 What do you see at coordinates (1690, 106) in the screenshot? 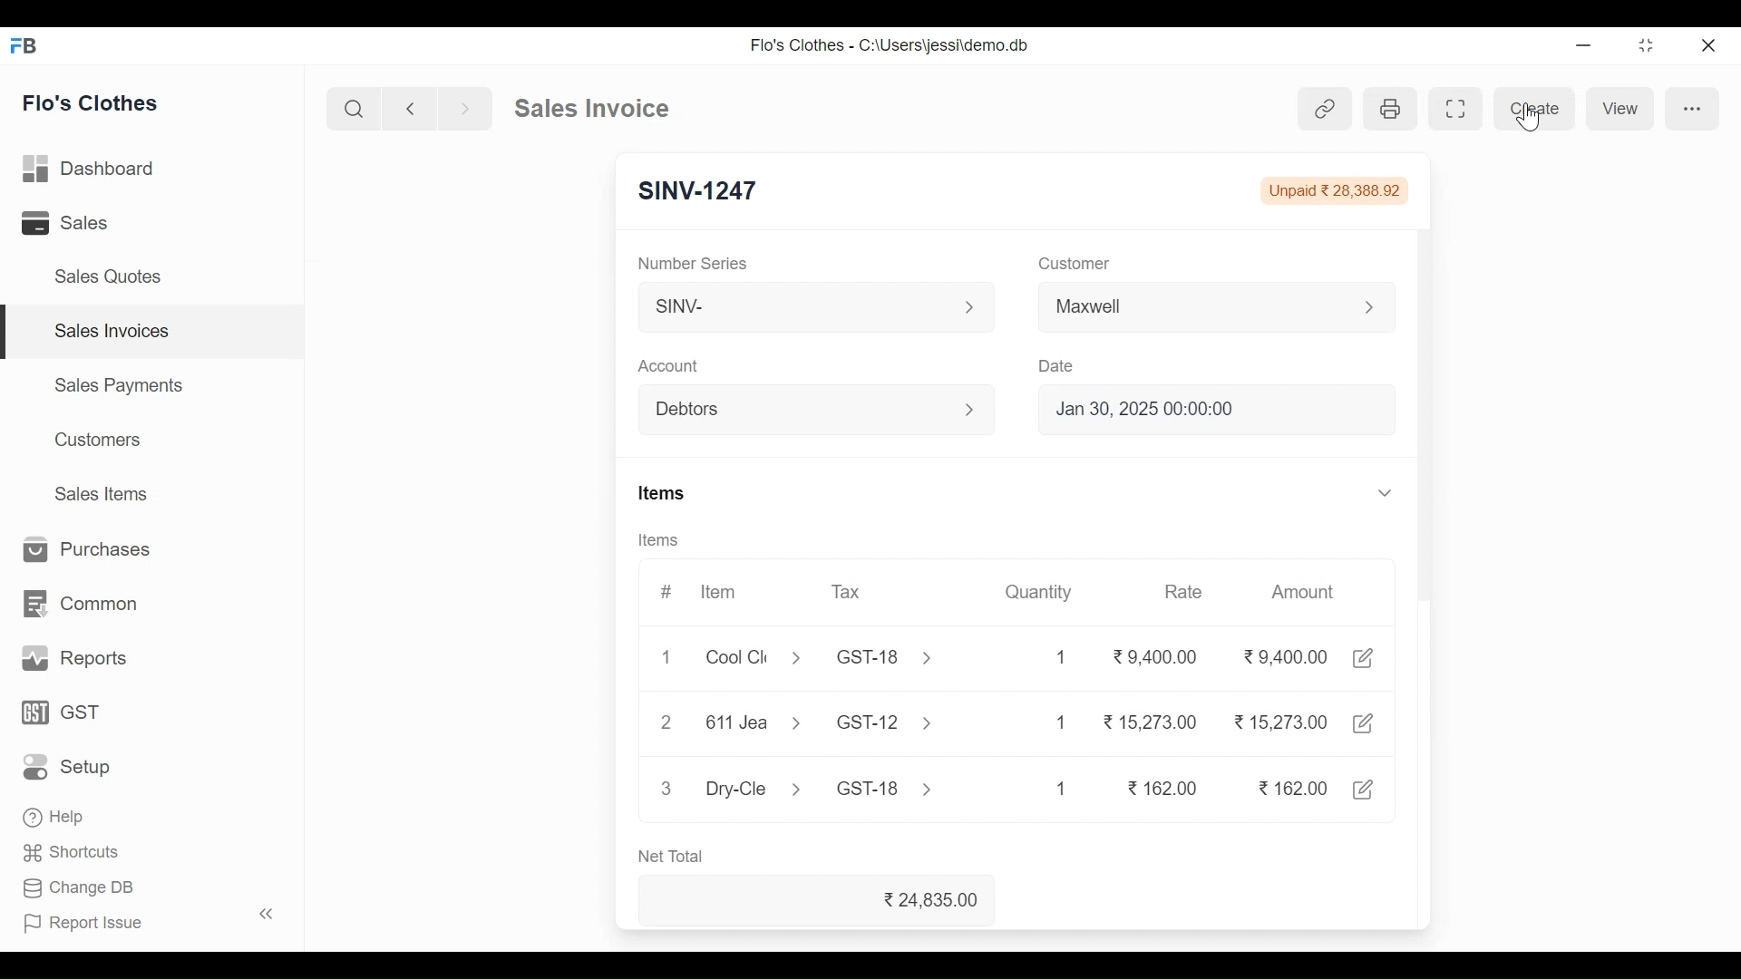
I see `more` at bounding box center [1690, 106].